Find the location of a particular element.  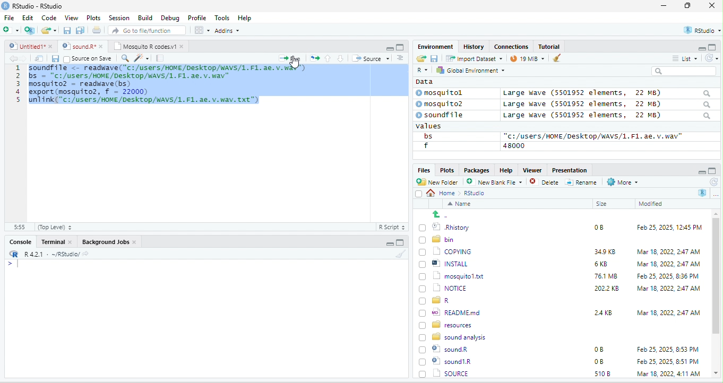

new is located at coordinates (11, 29).